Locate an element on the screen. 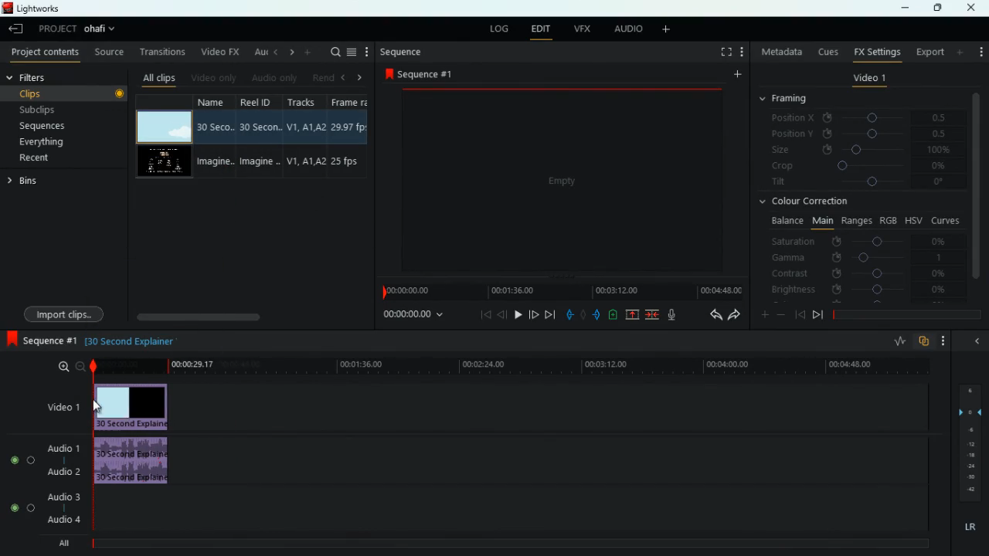 This screenshot has height=556, width=989. add is located at coordinates (664, 30).